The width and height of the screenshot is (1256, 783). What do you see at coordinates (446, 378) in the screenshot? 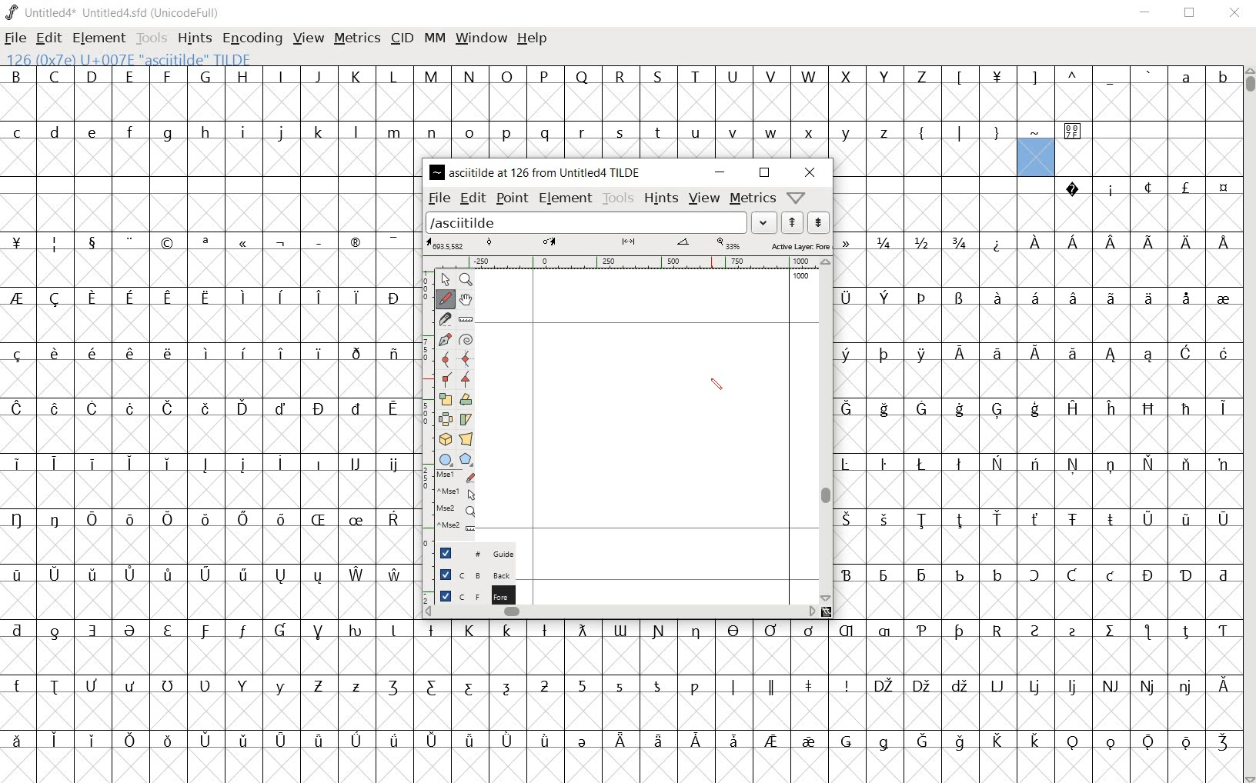
I see `Add a corner point` at bounding box center [446, 378].